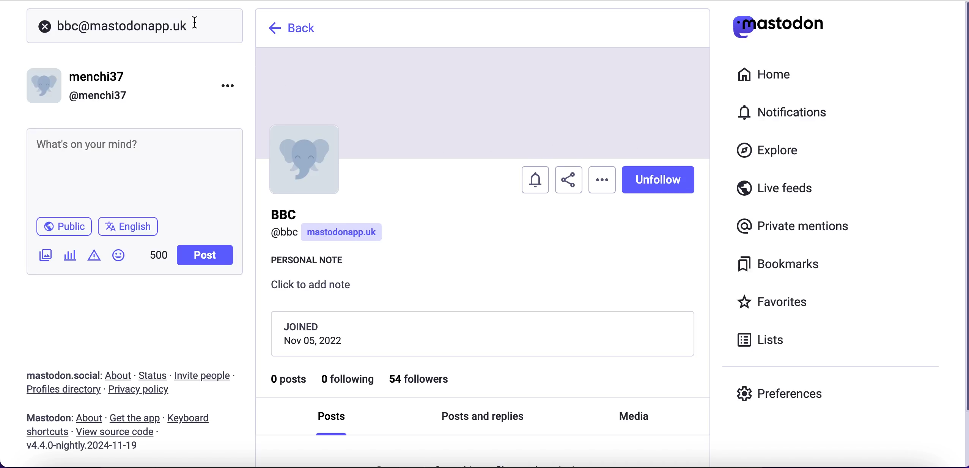 This screenshot has height=468, width=969. I want to click on text cursor, so click(194, 21).